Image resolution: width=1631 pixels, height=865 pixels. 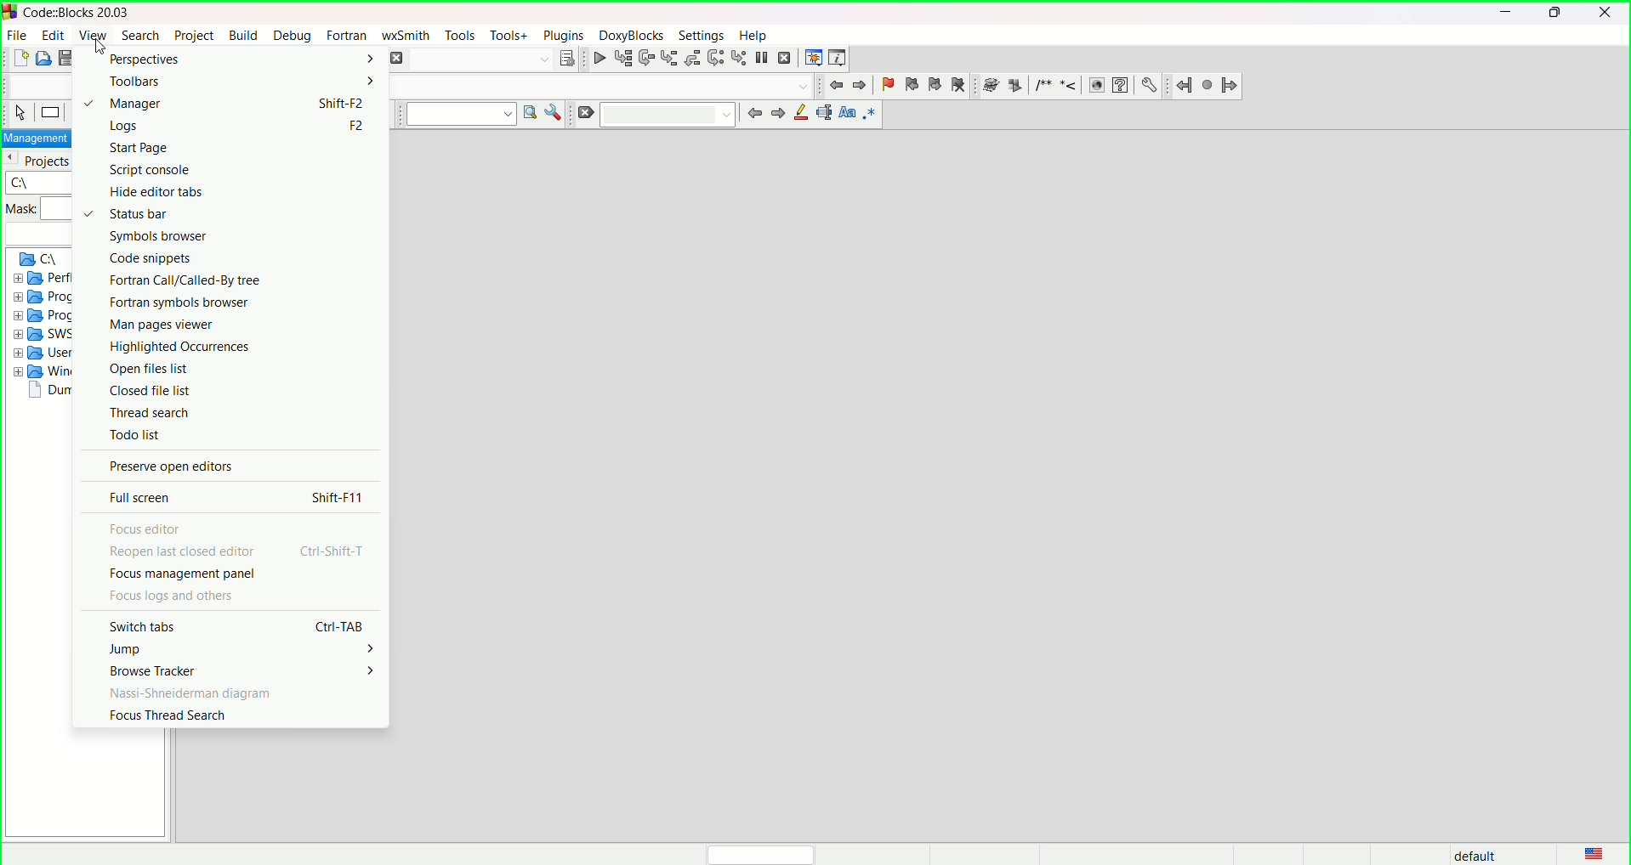 What do you see at coordinates (120, 103) in the screenshot?
I see `manager` at bounding box center [120, 103].